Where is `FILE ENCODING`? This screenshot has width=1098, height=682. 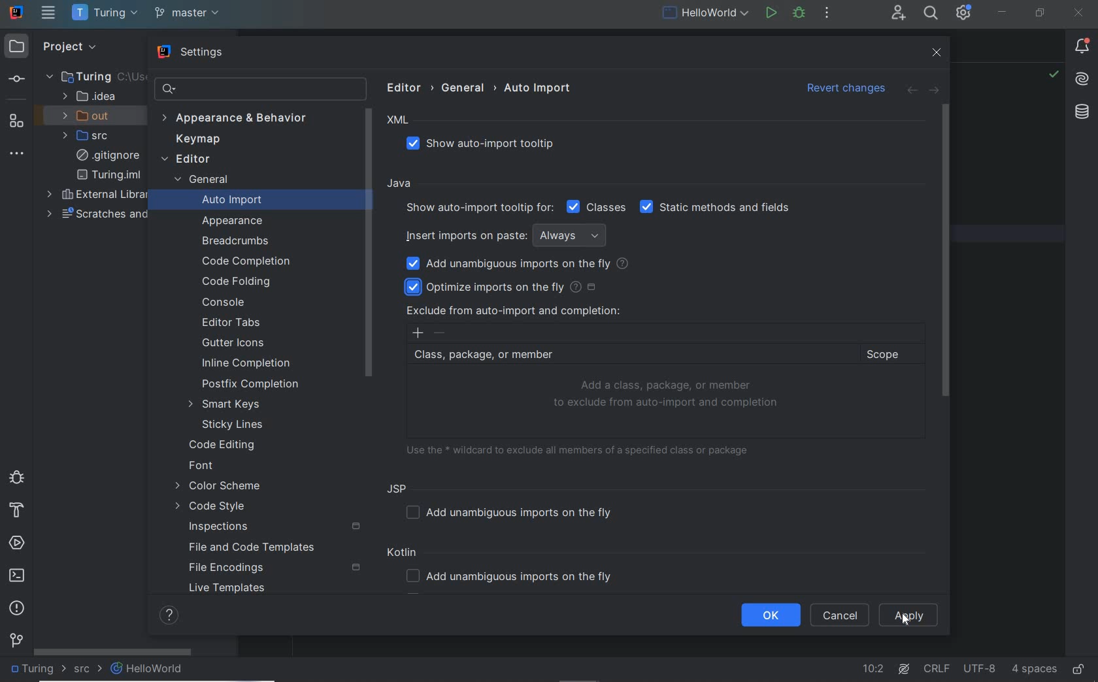 FILE ENCODING is located at coordinates (273, 568).